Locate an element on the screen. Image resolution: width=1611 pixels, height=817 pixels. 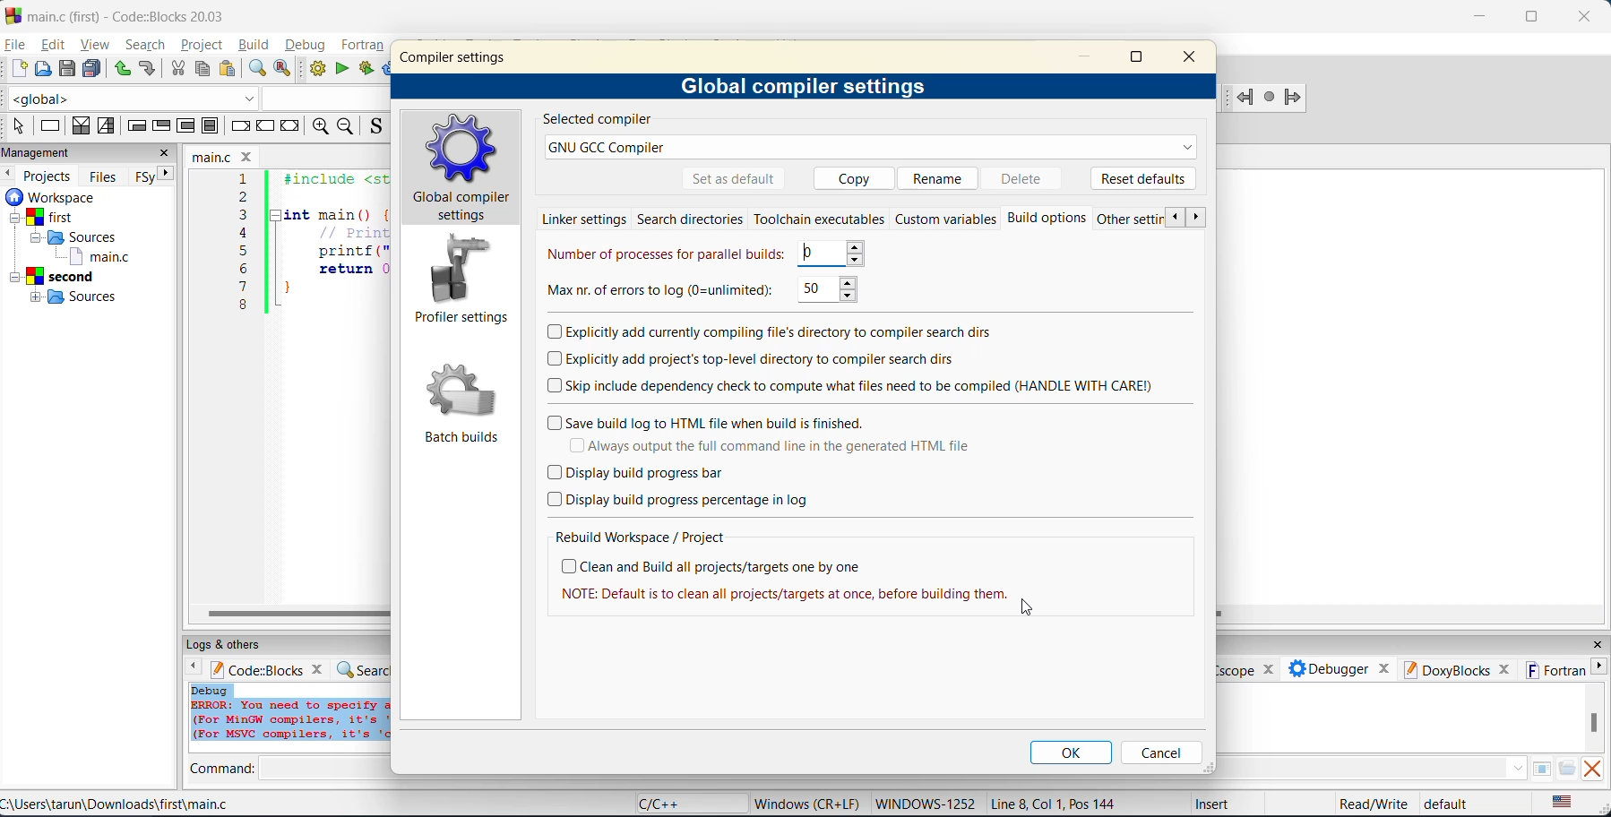
zoom in is located at coordinates (323, 127).